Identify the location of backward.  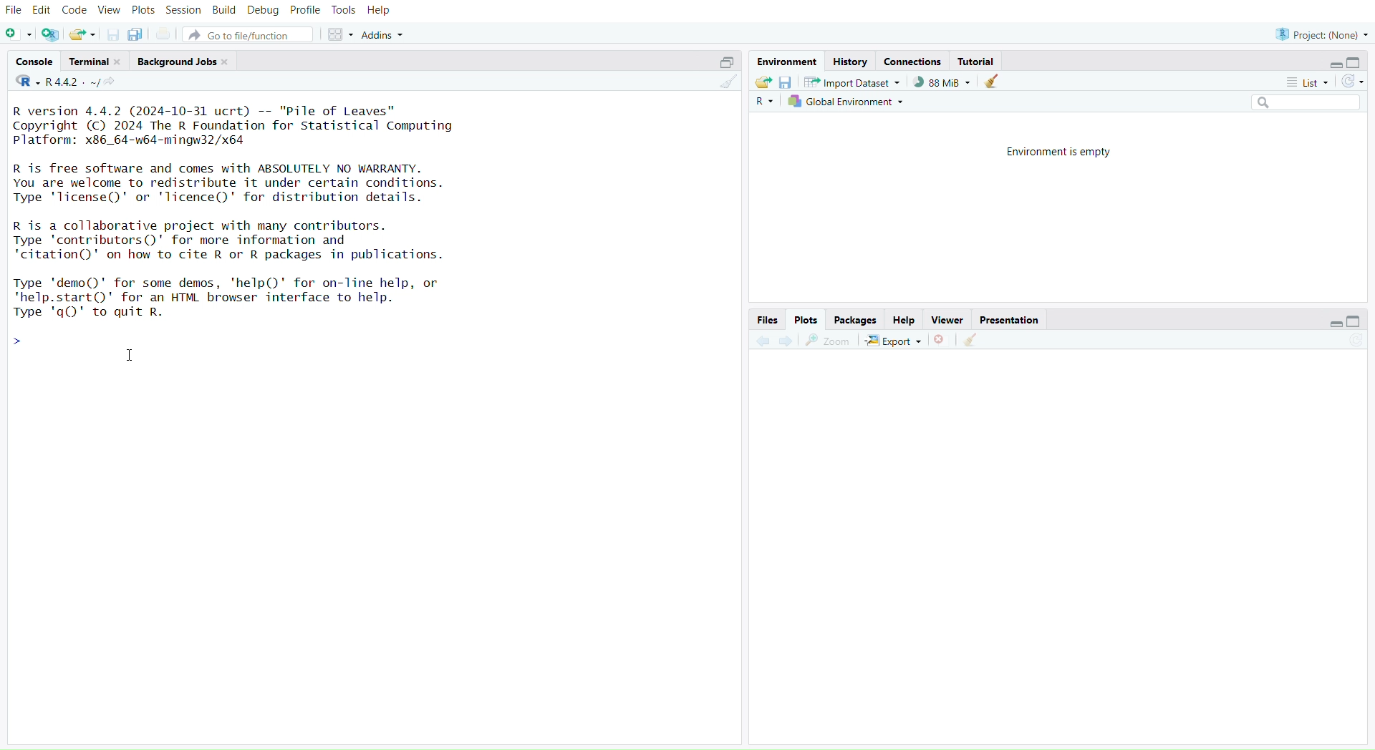
(763, 340).